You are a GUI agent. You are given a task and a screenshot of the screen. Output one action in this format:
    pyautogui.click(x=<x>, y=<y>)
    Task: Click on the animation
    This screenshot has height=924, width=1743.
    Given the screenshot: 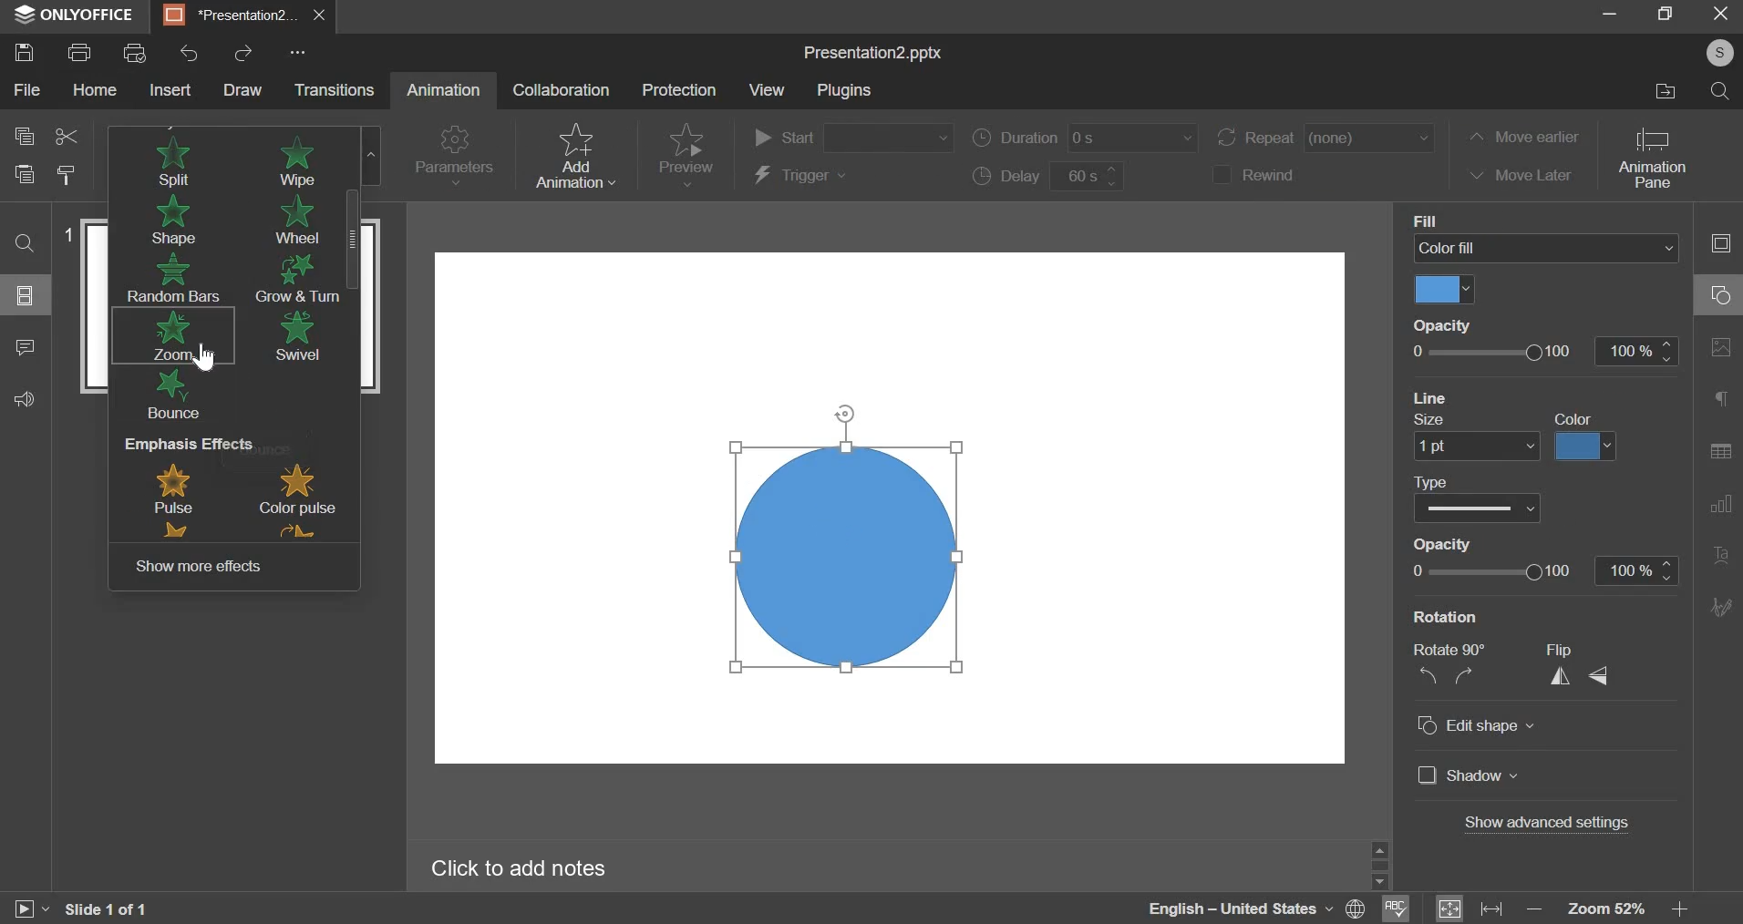 What is the action you would take?
    pyautogui.click(x=444, y=87)
    